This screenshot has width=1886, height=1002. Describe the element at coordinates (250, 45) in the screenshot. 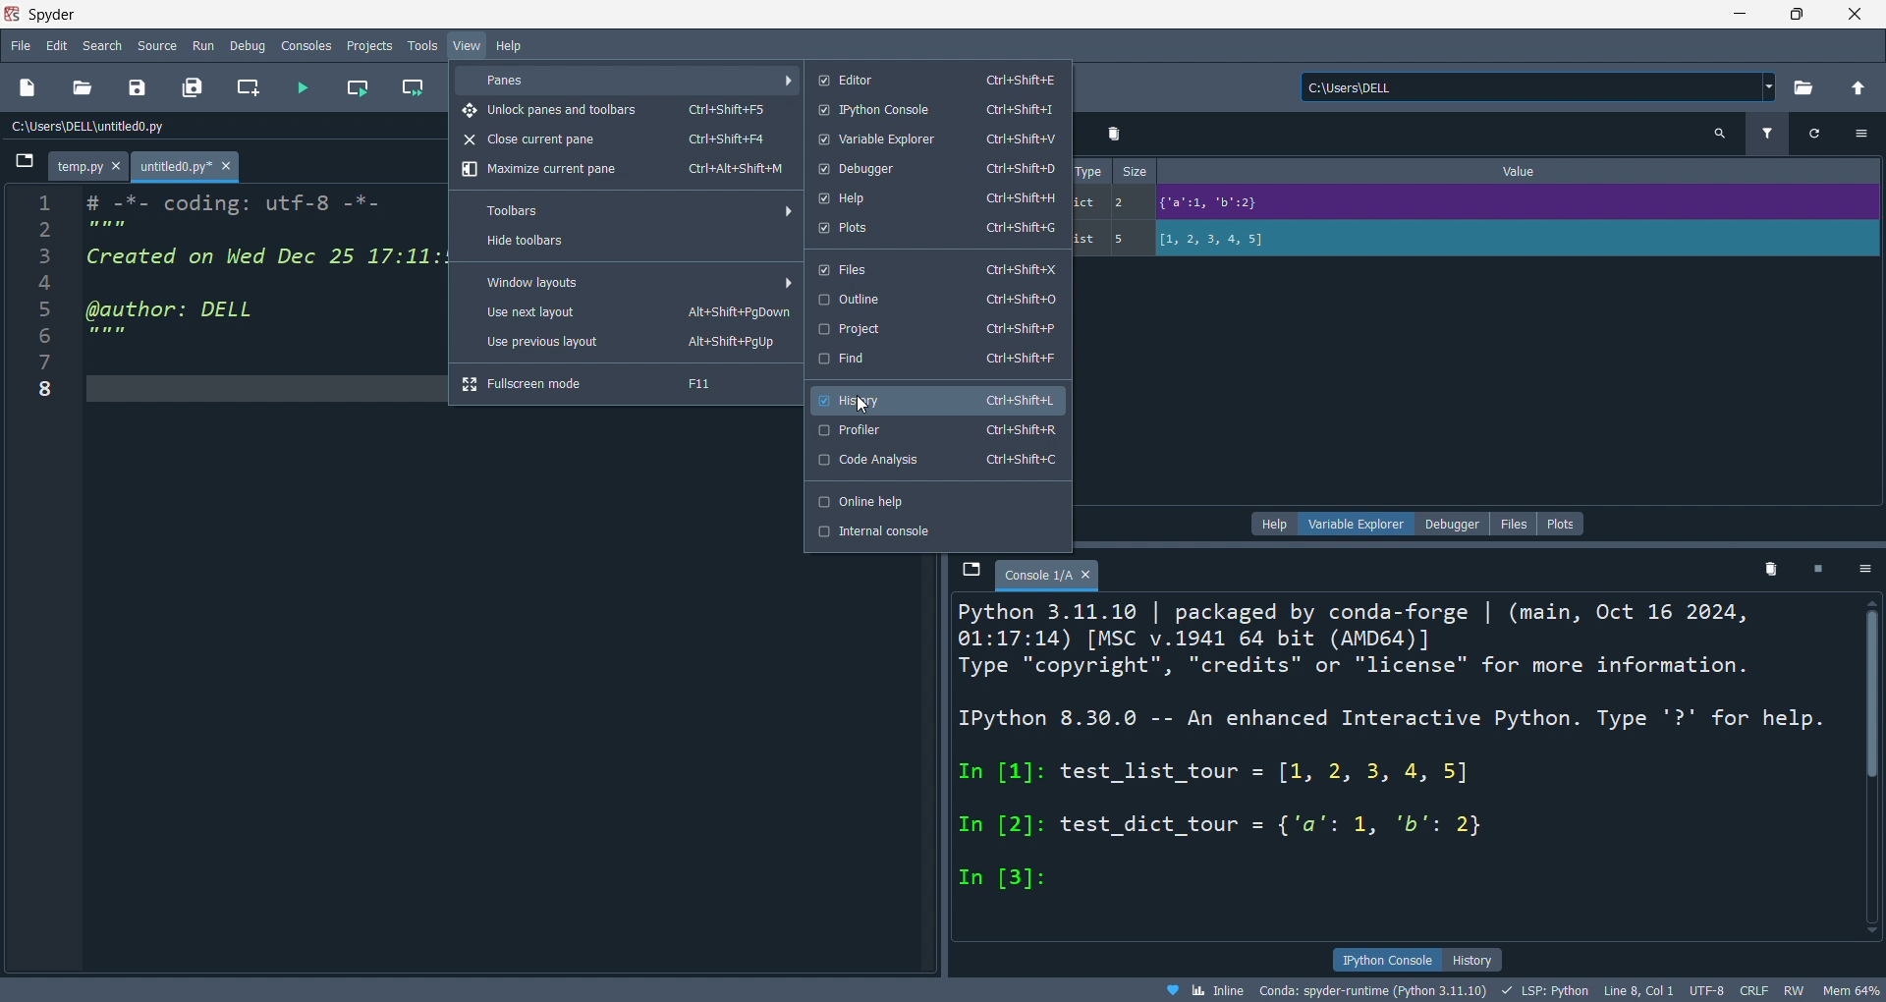

I see `debug` at that location.